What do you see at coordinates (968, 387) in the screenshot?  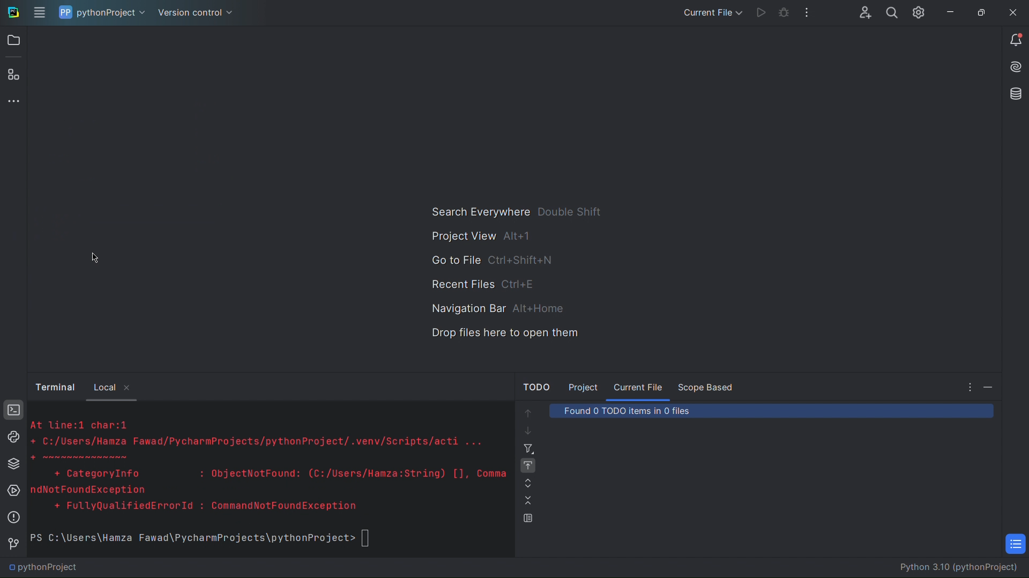 I see `more` at bounding box center [968, 387].